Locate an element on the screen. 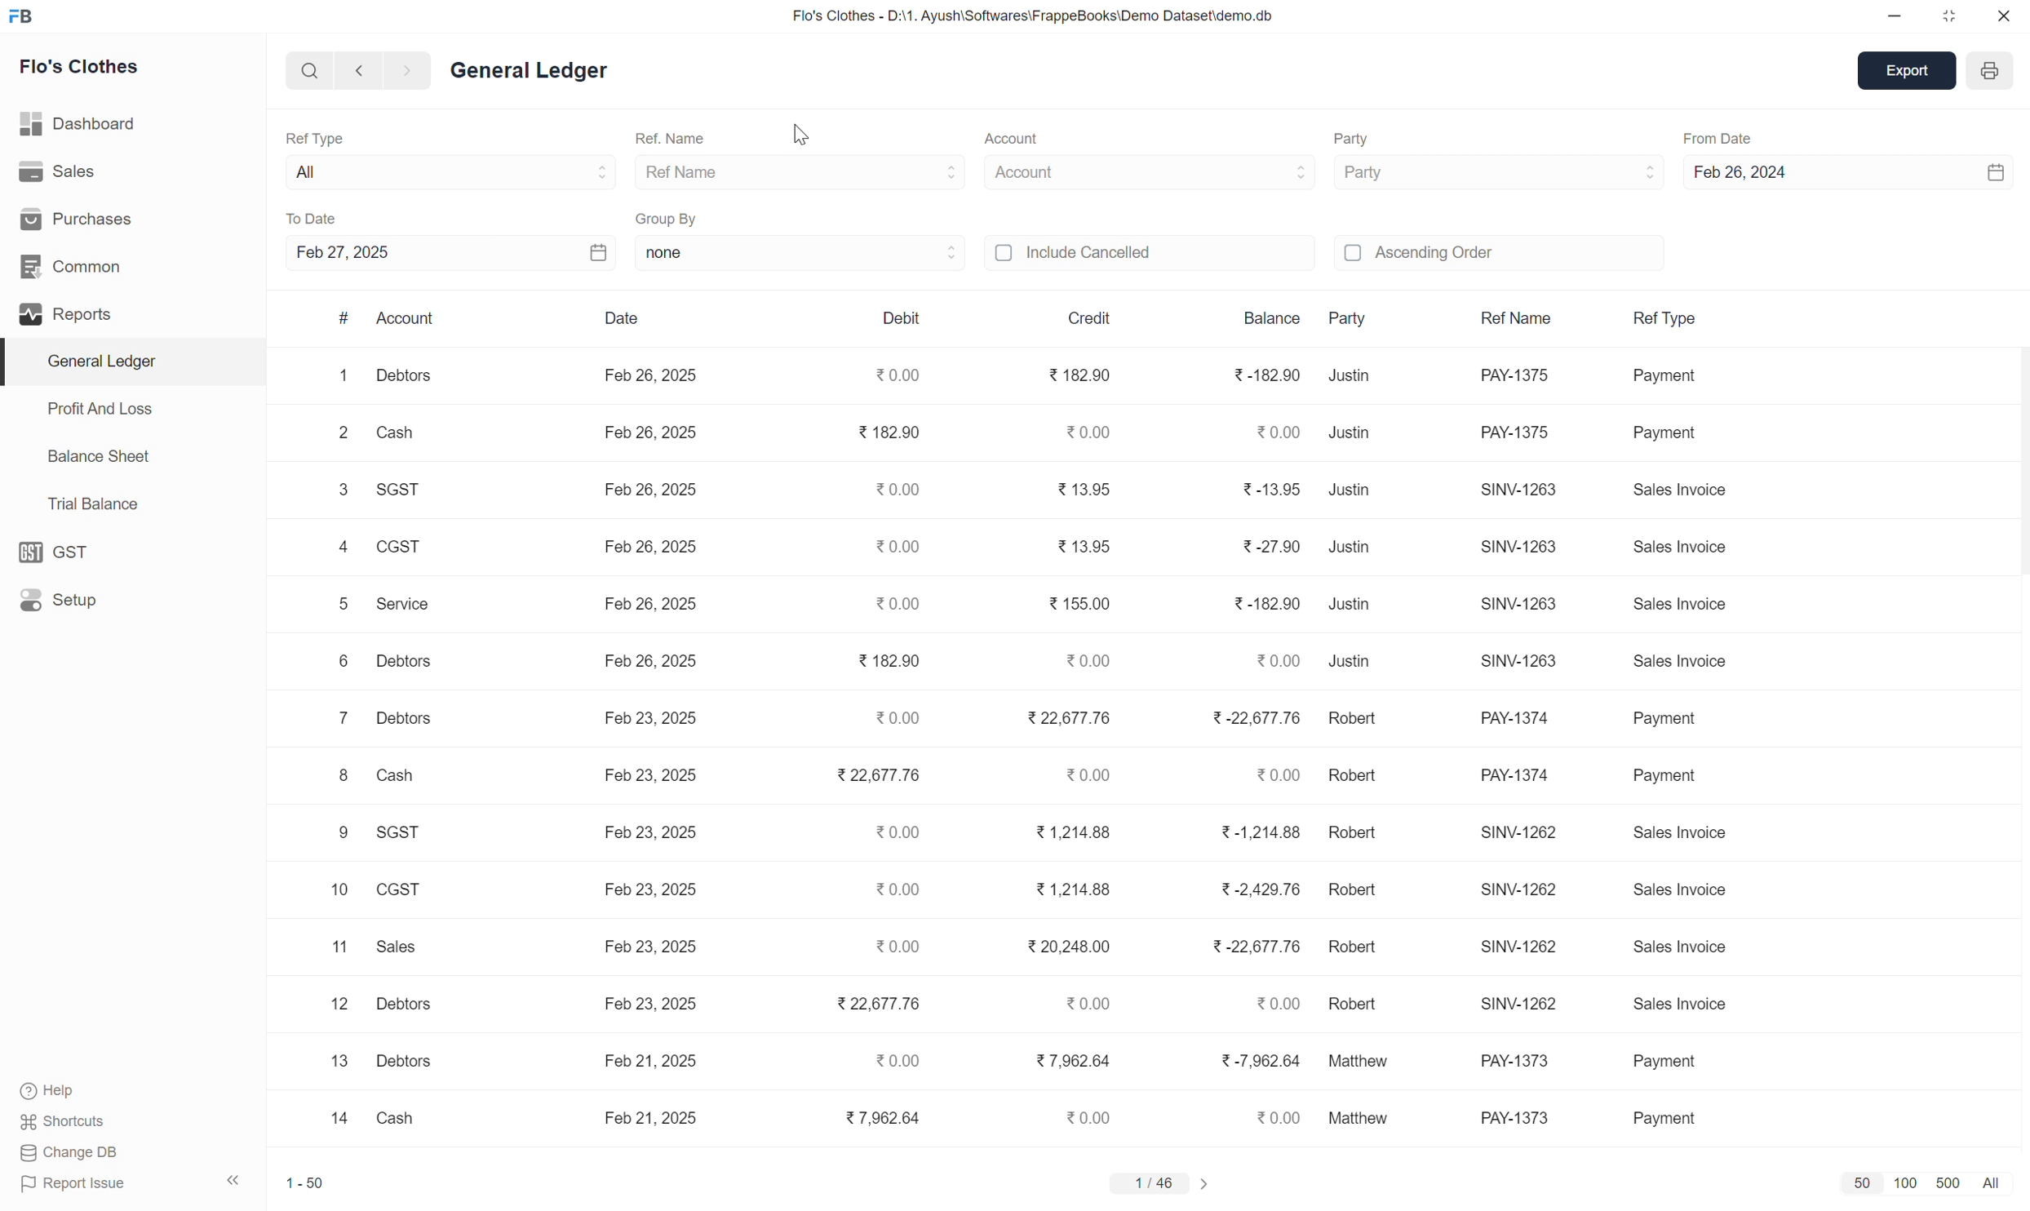 The width and height of the screenshot is (2030, 1211). general ledger is located at coordinates (528, 69).